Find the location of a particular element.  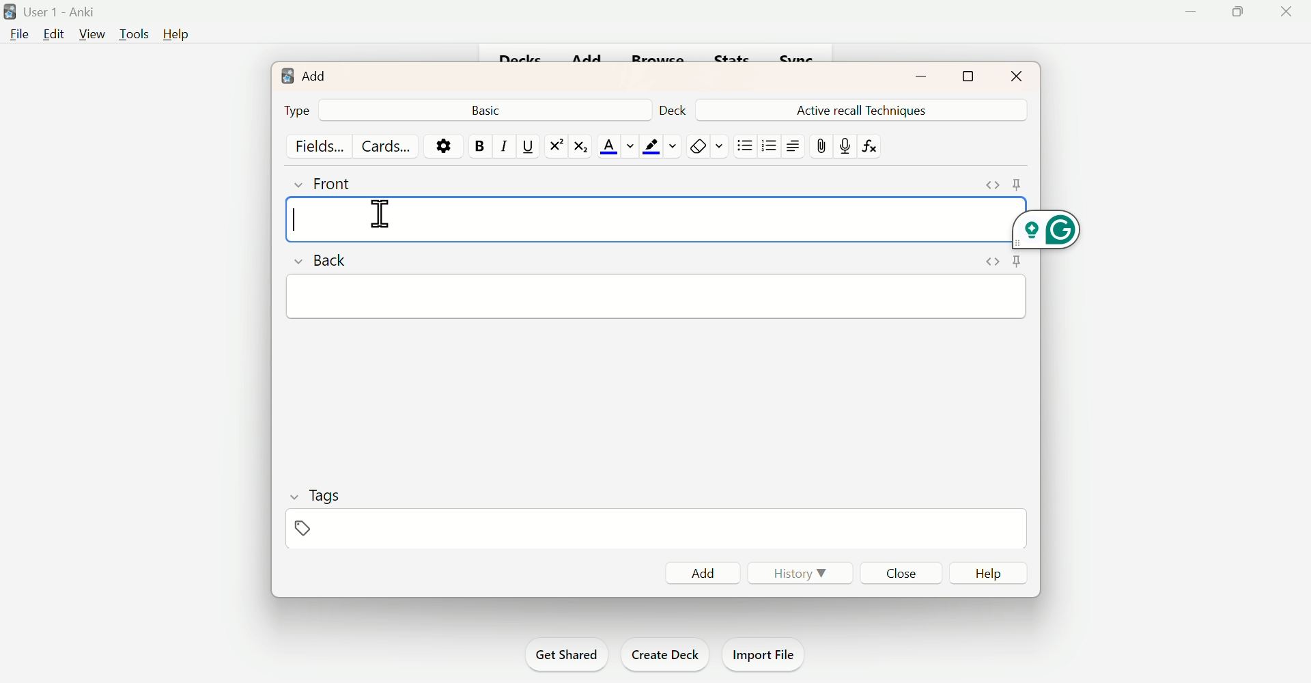

Edit is located at coordinates (53, 34).